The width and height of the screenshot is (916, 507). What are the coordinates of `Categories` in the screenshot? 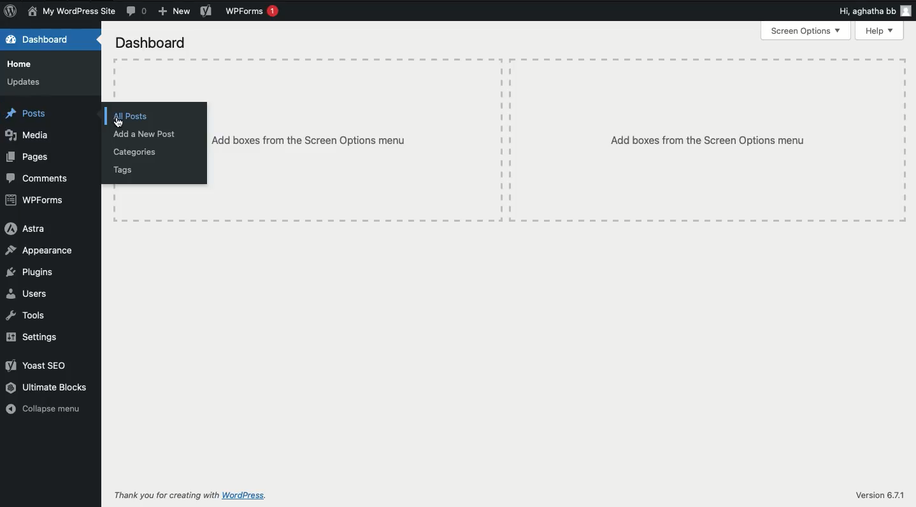 It's located at (137, 152).